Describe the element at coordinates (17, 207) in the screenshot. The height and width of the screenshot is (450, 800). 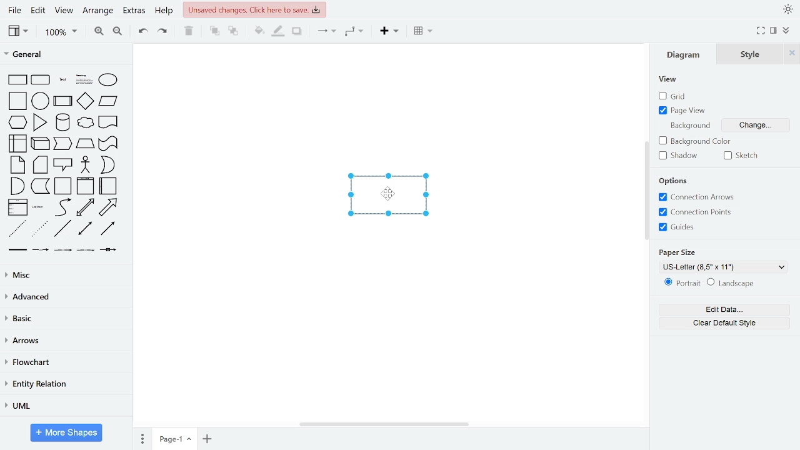
I see `general shapes` at that location.